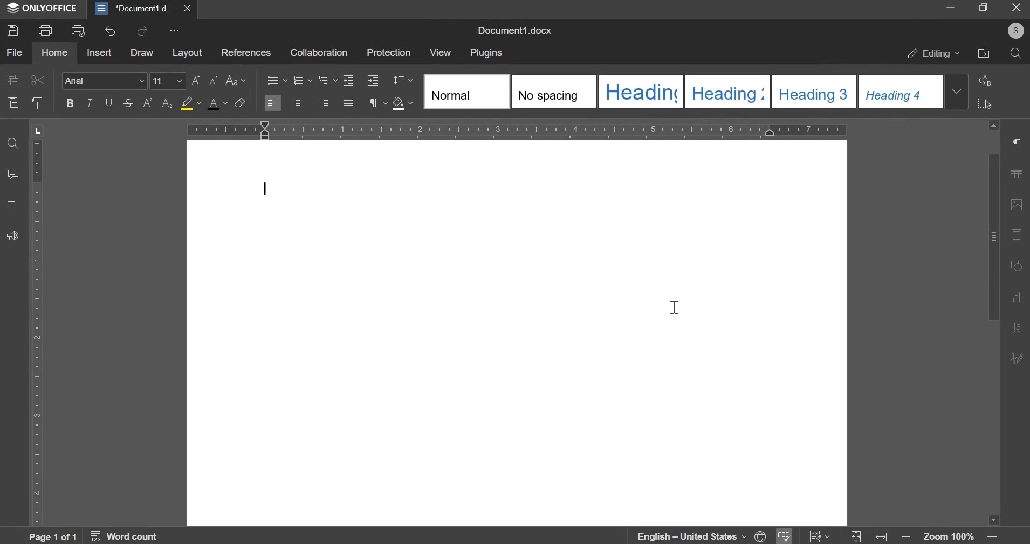 The image size is (1030, 544). What do you see at coordinates (99, 53) in the screenshot?
I see `insert` at bounding box center [99, 53].